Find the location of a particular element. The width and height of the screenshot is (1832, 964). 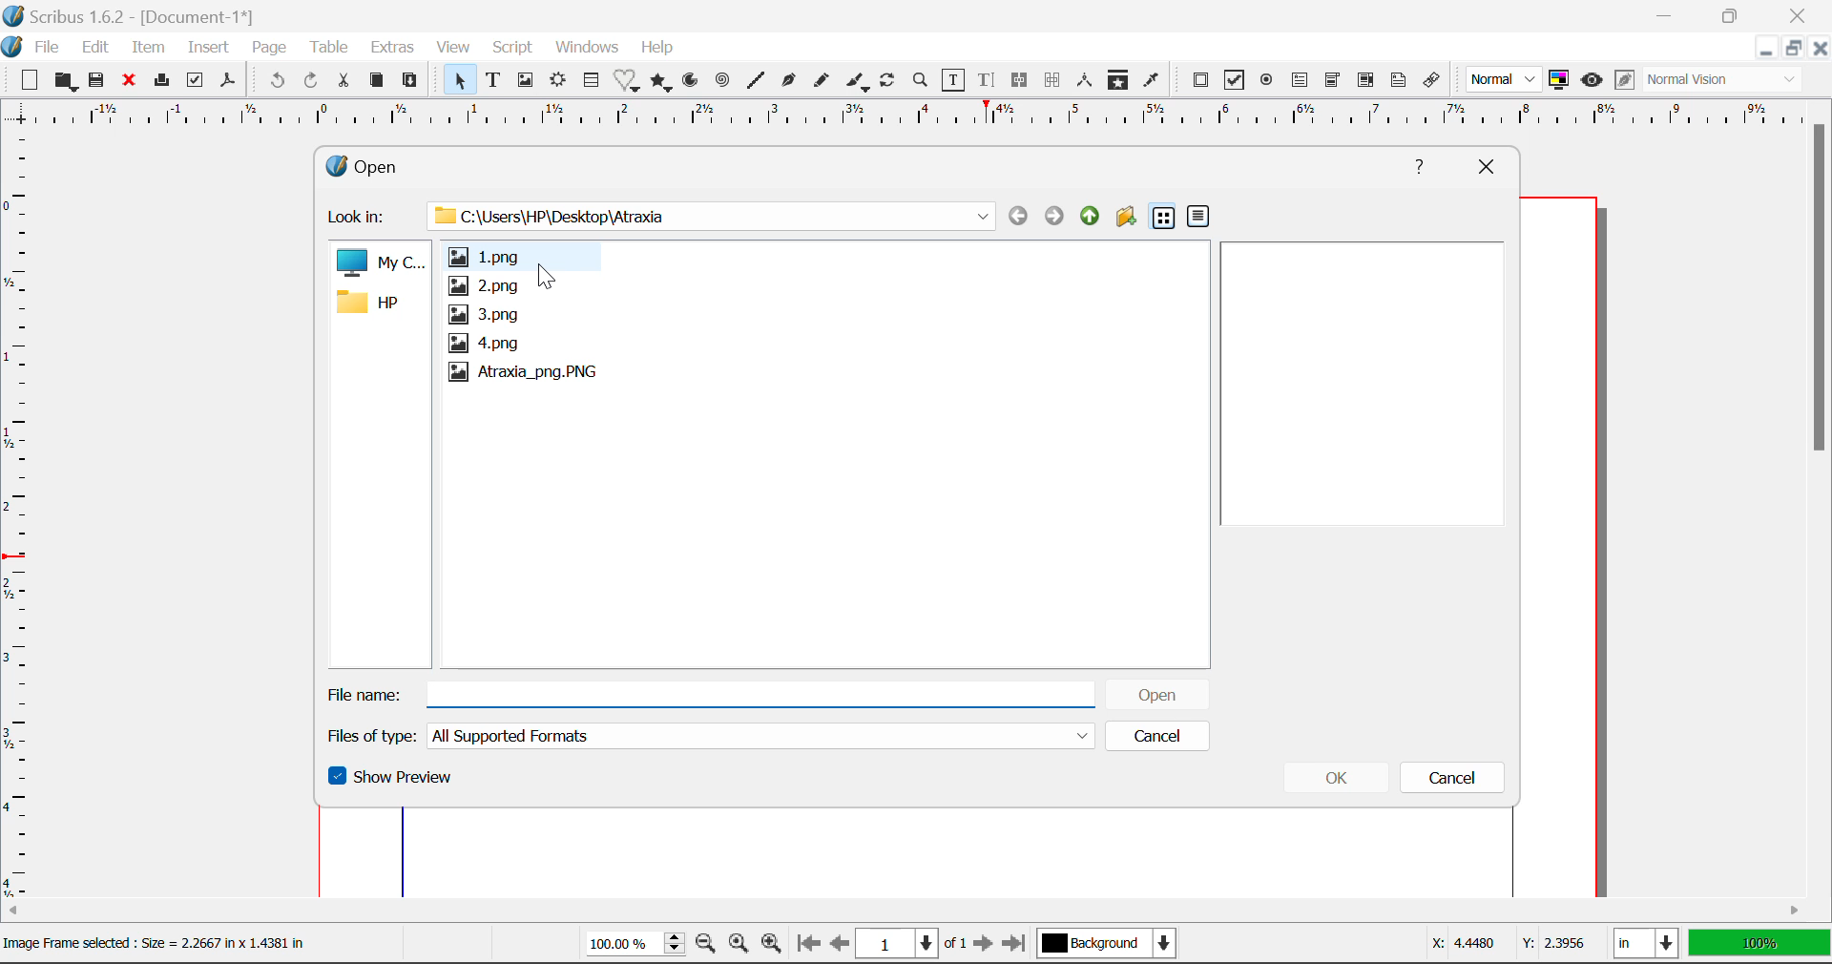

100% is located at coordinates (1759, 945).